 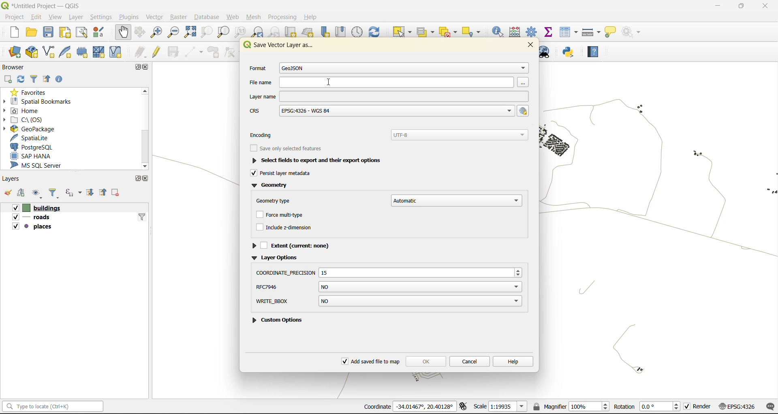 What do you see at coordinates (391, 134) in the screenshot?
I see `encoding` at bounding box center [391, 134].